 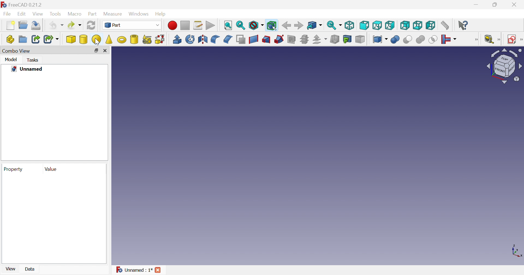 I want to click on Refresh, so click(x=91, y=25).